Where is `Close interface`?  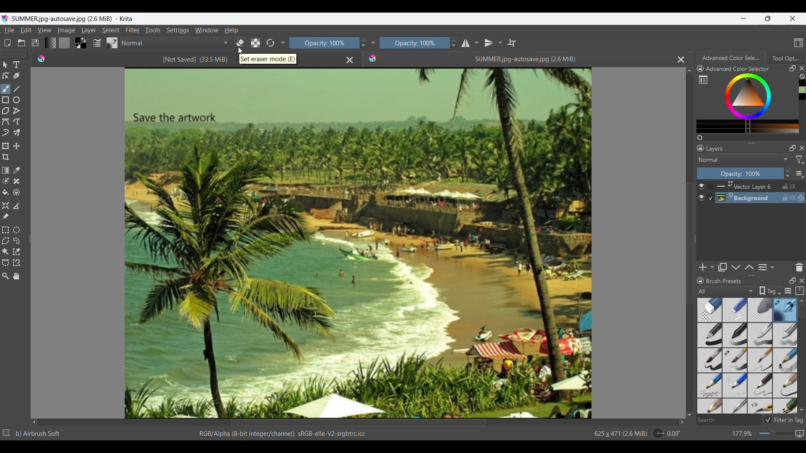
Close interface is located at coordinates (793, 18).